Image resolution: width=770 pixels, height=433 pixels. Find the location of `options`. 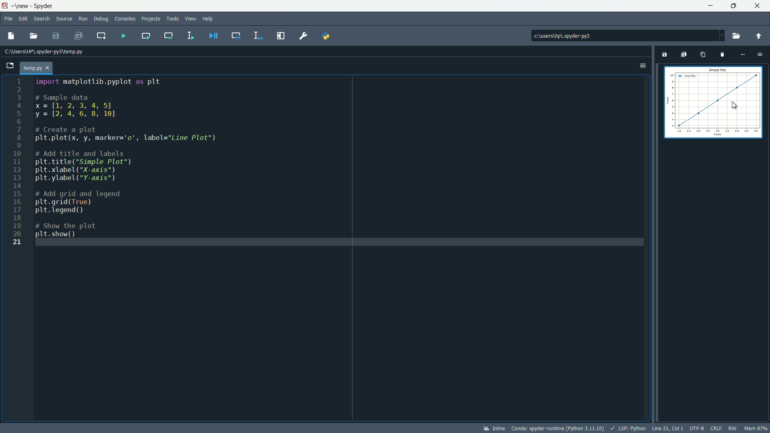

options is located at coordinates (643, 65).